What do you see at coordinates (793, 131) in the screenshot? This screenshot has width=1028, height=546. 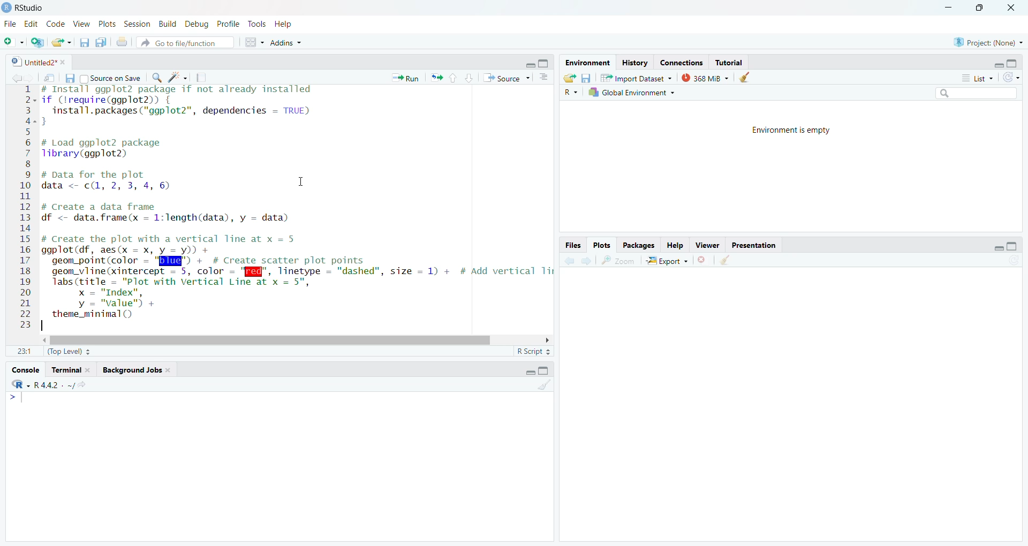 I see `Environment is empty` at bounding box center [793, 131].